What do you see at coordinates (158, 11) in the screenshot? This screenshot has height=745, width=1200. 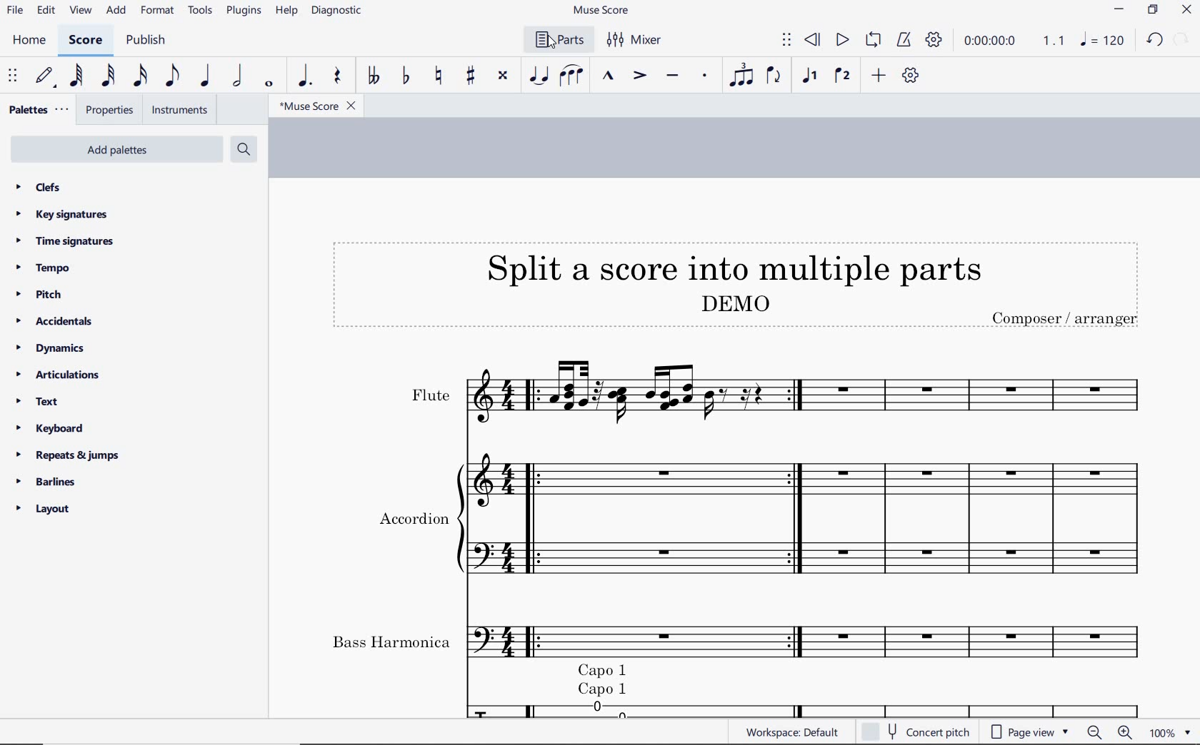 I see `format` at bounding box center [158, 11].